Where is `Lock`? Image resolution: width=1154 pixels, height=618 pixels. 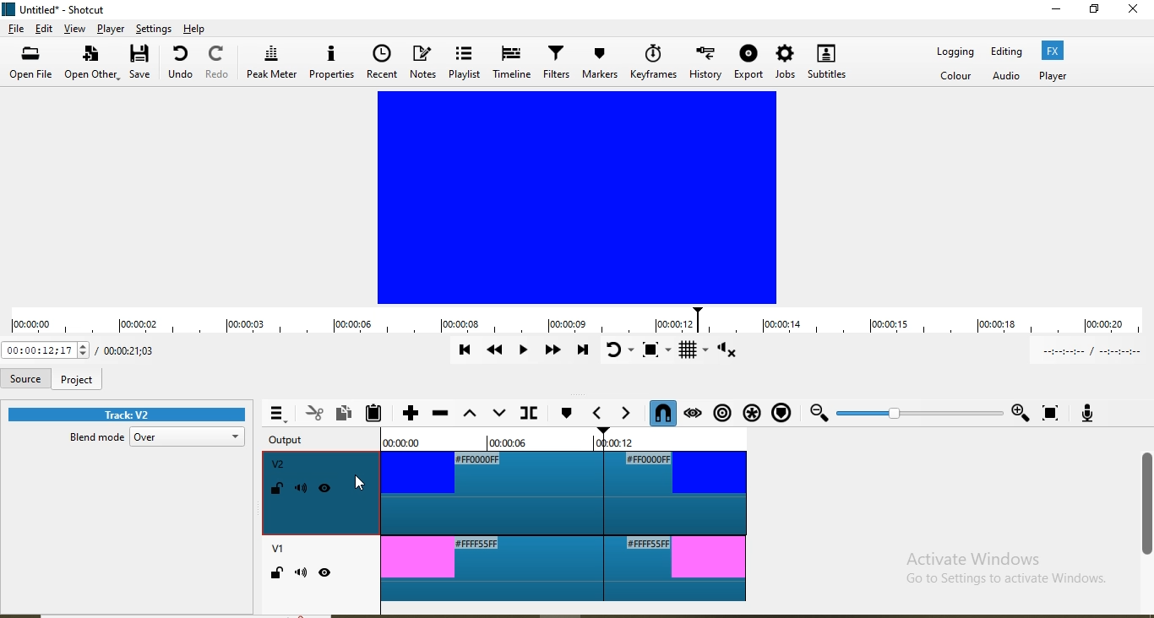 Lock is located at coordinates (276, 574).